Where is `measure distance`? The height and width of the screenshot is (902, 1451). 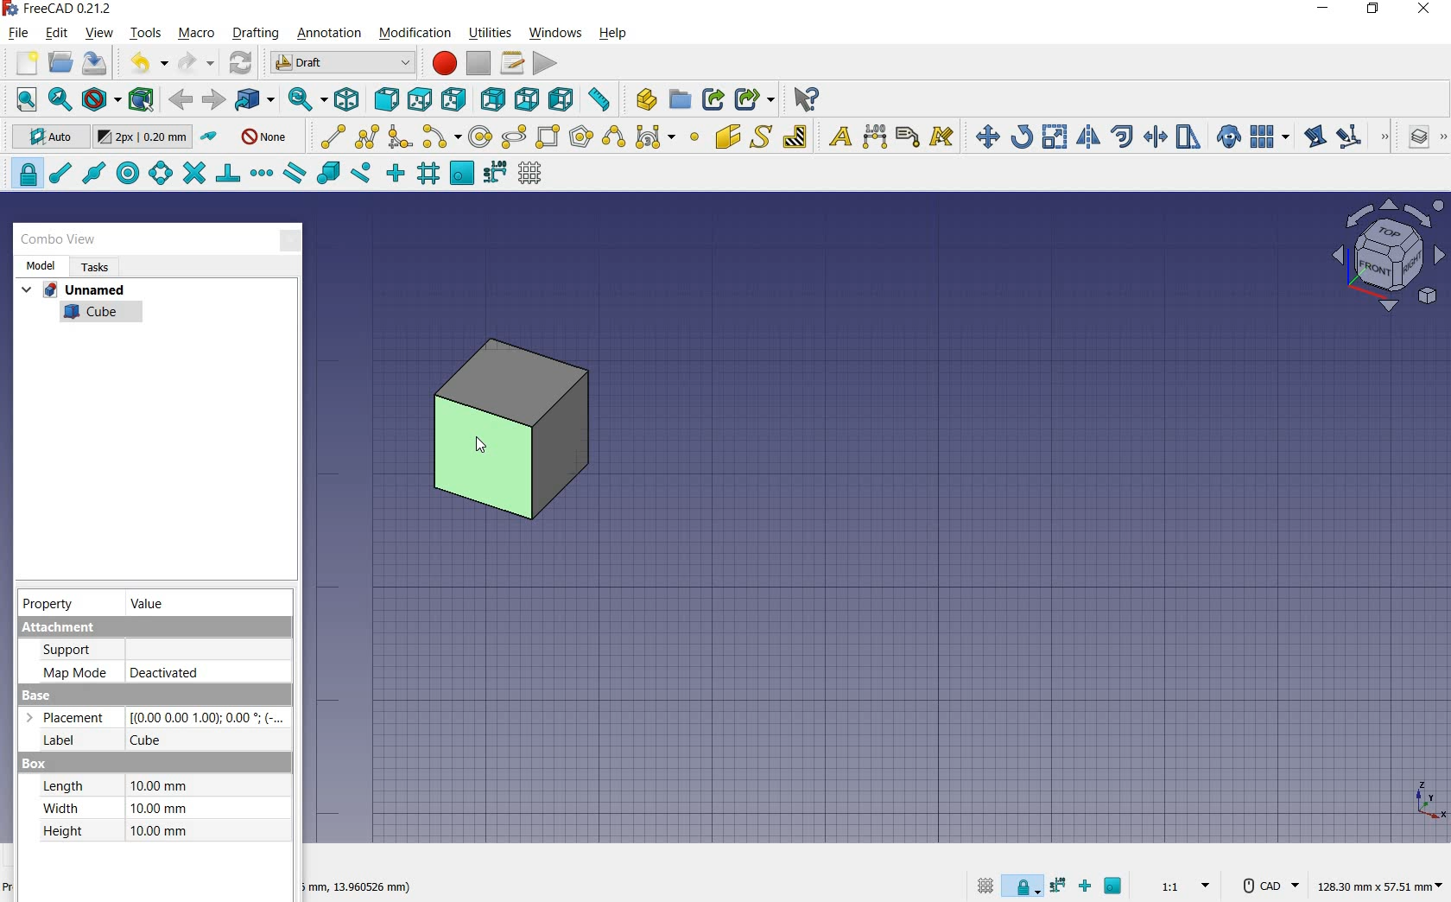
measure distance is located at coordinates (600, 100).